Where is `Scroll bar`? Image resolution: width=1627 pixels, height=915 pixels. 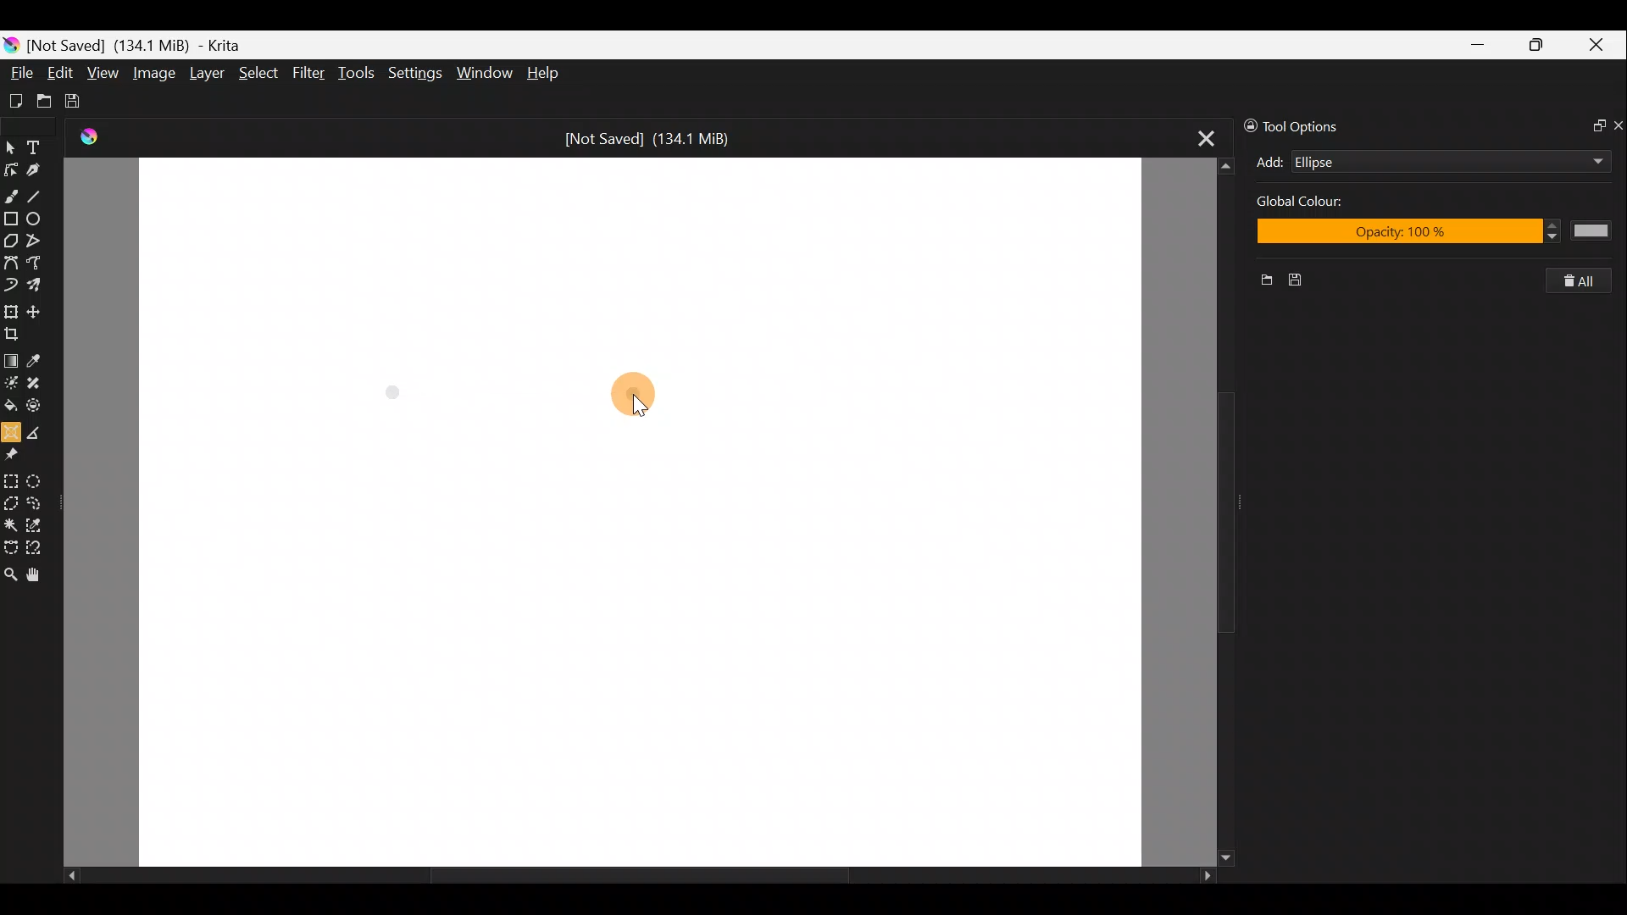
Scroll bar is located at coordinates (625, 876).